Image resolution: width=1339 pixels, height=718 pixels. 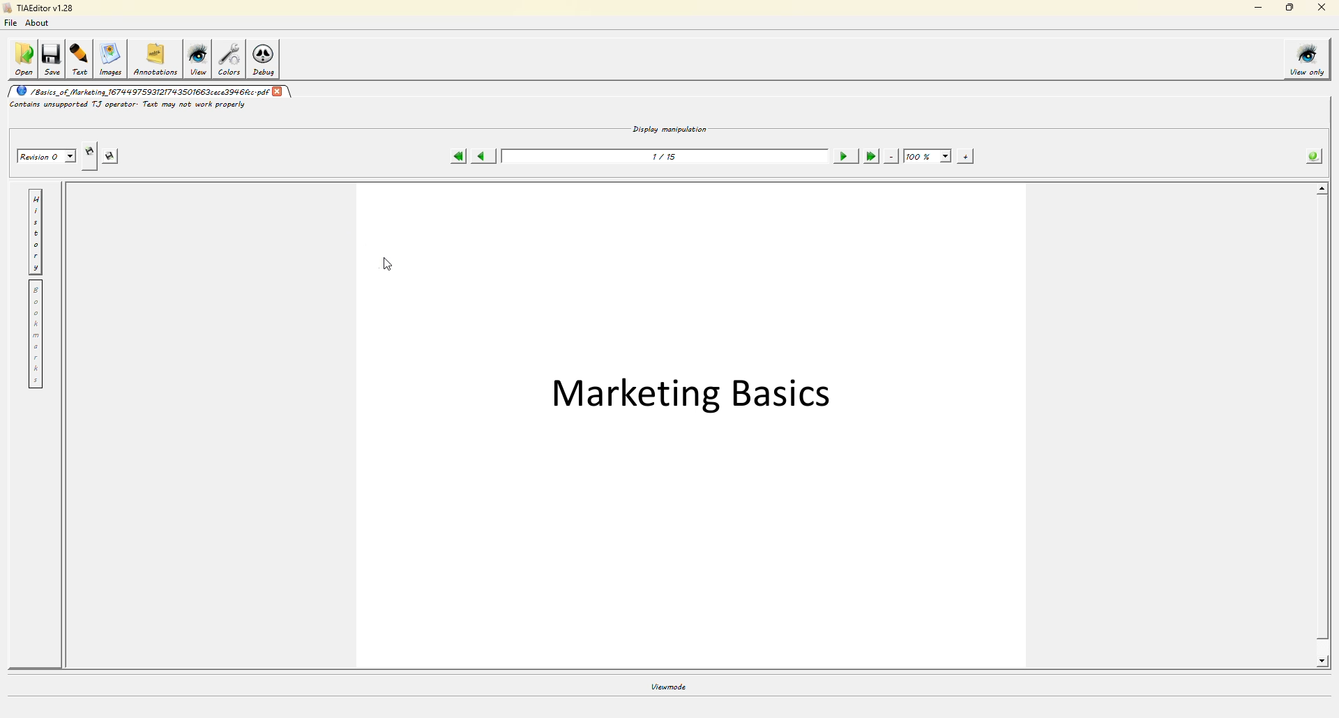 What do you see at coordinates (1289, 8) in the screenshot?
I see `maximize` at bounding box center [1289, 8].